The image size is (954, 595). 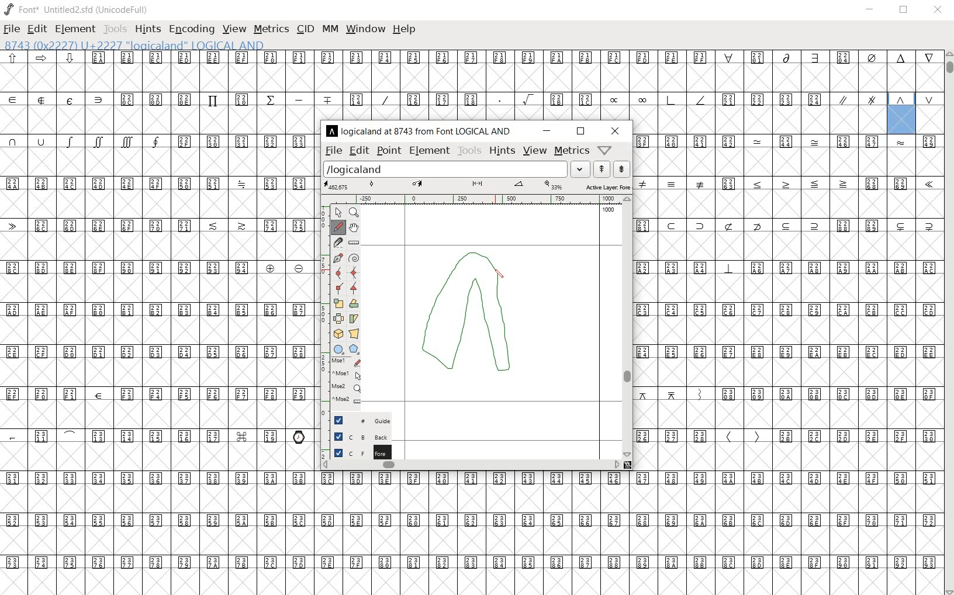 I want to click on tools, so click(x=116, y=29).